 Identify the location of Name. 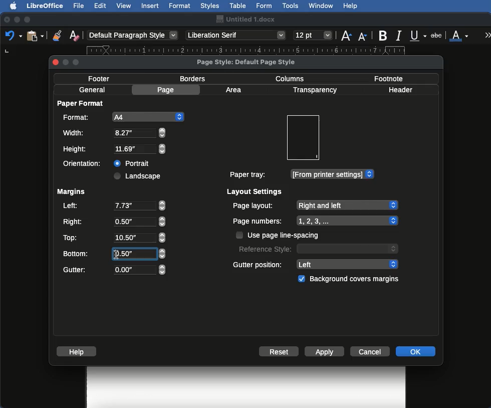
(245, 19).